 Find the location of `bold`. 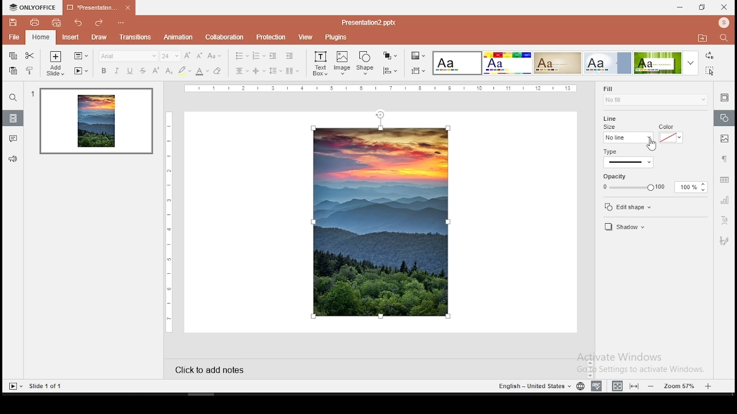

bold is located at coordinates (102, 71).